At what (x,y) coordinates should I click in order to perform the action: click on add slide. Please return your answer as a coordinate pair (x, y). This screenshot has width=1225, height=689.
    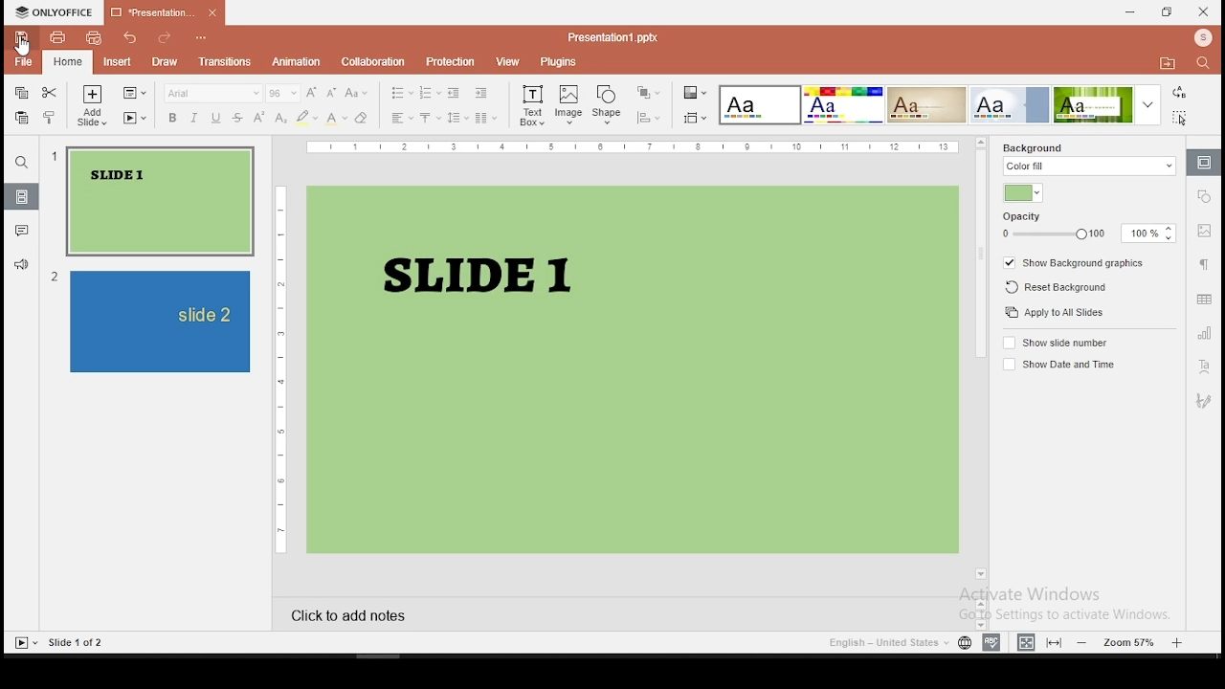
    Looking at the image, I should click on (91, 94).